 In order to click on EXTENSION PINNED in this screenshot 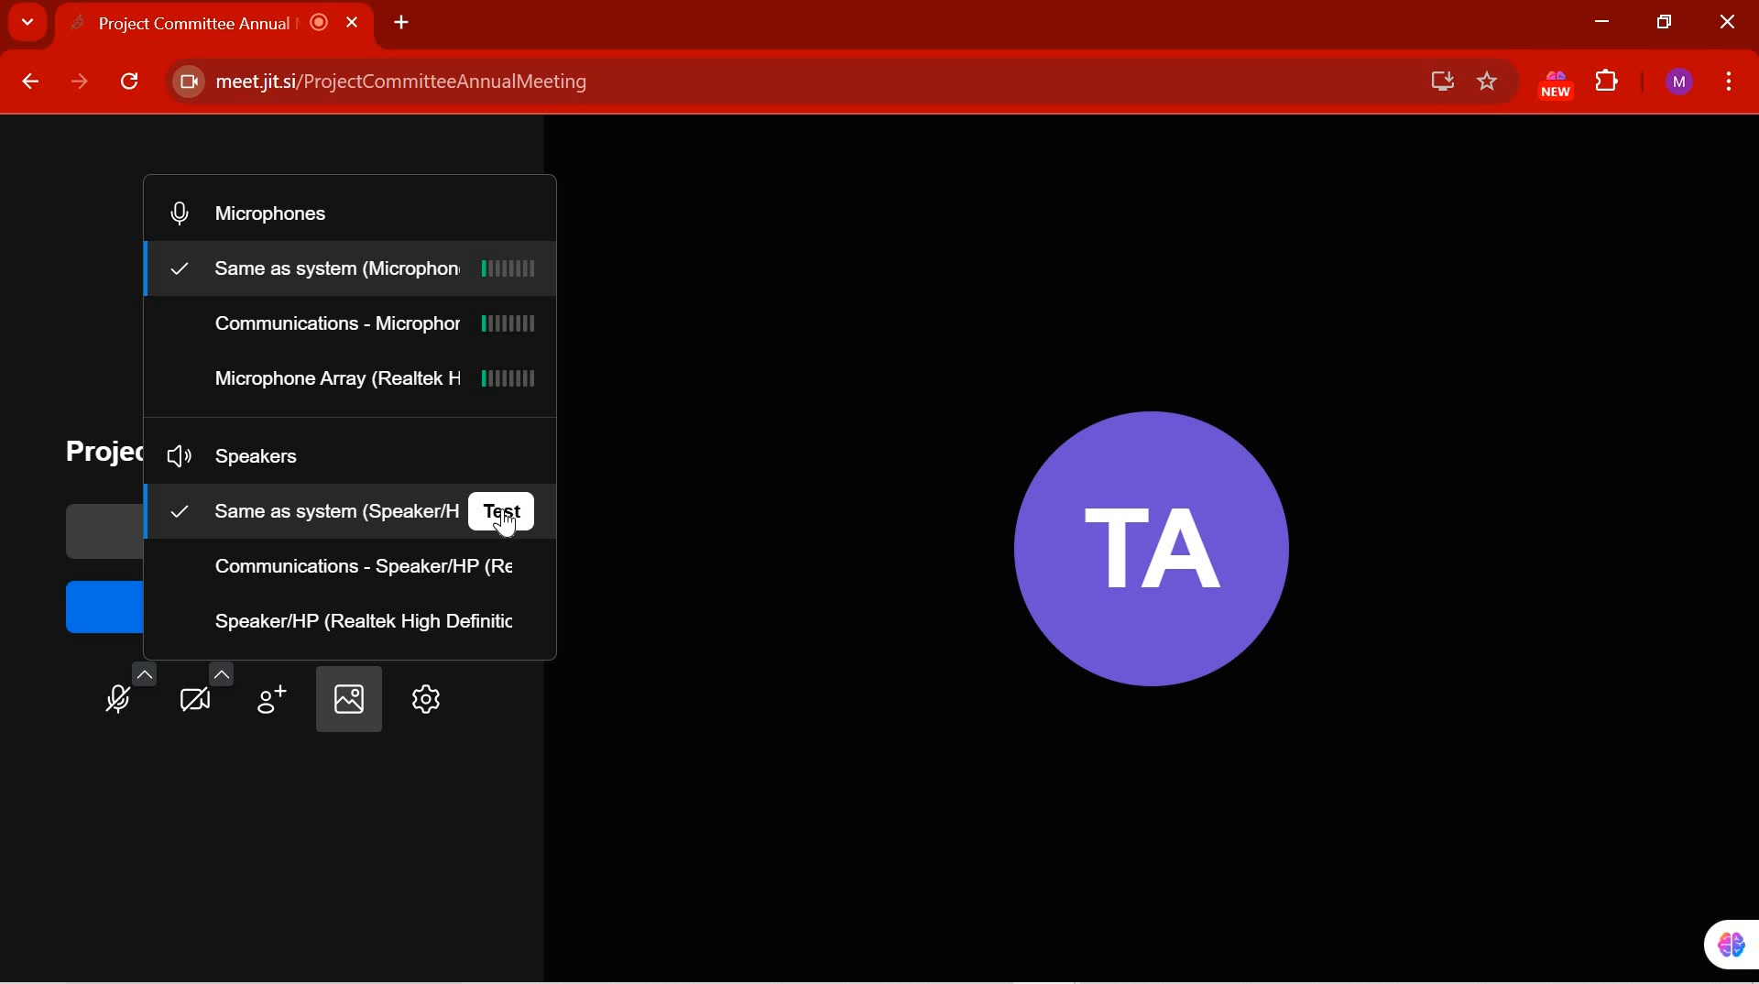, I will do `click(1550, 85)`.